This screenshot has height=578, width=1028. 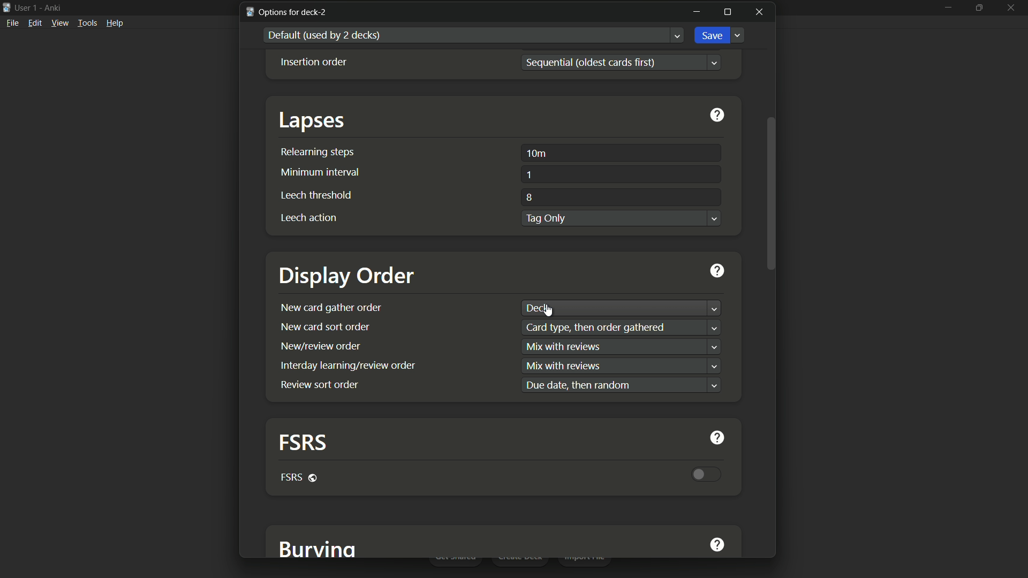 What do you see at coordinates (712, 63) in the screenshot?
I see `Dropdown` at bounding box center [712, 63].